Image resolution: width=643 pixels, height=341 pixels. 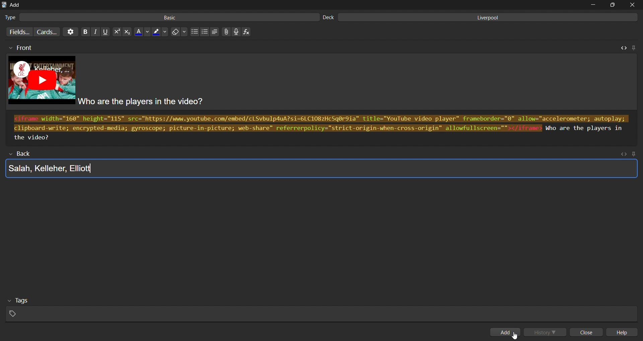 What do you see at coordinates (214, 32) in the screenshot?
I see `line spacing` at bounding box center [214, 32].